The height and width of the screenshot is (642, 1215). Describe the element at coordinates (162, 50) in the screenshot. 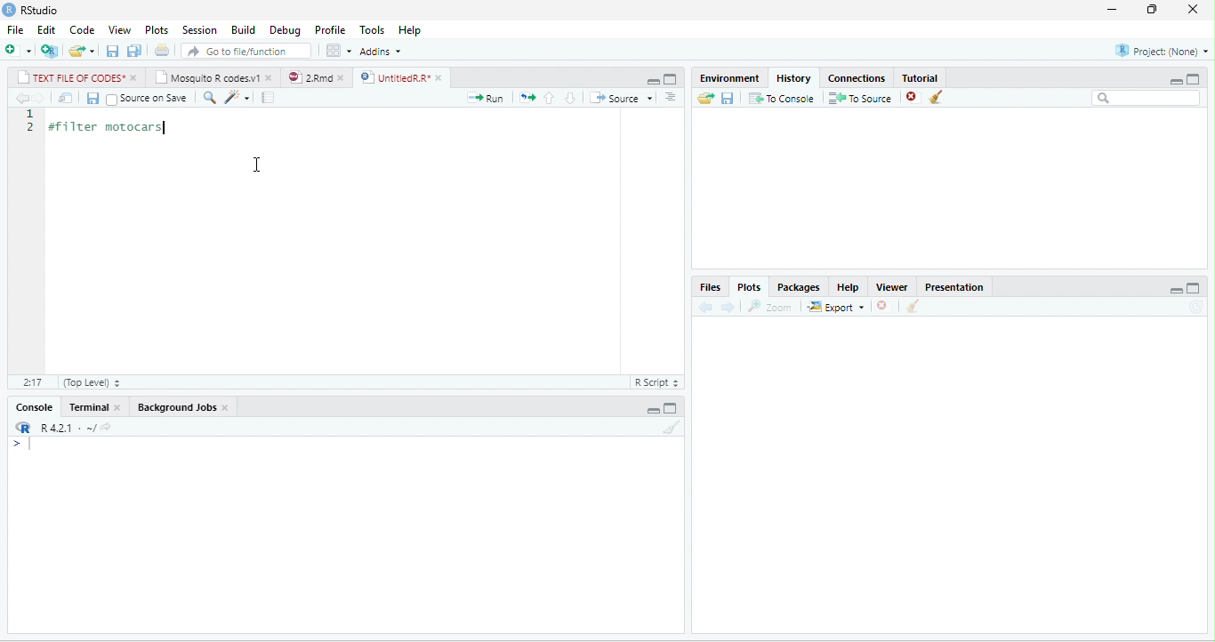

I see `print` at that location.